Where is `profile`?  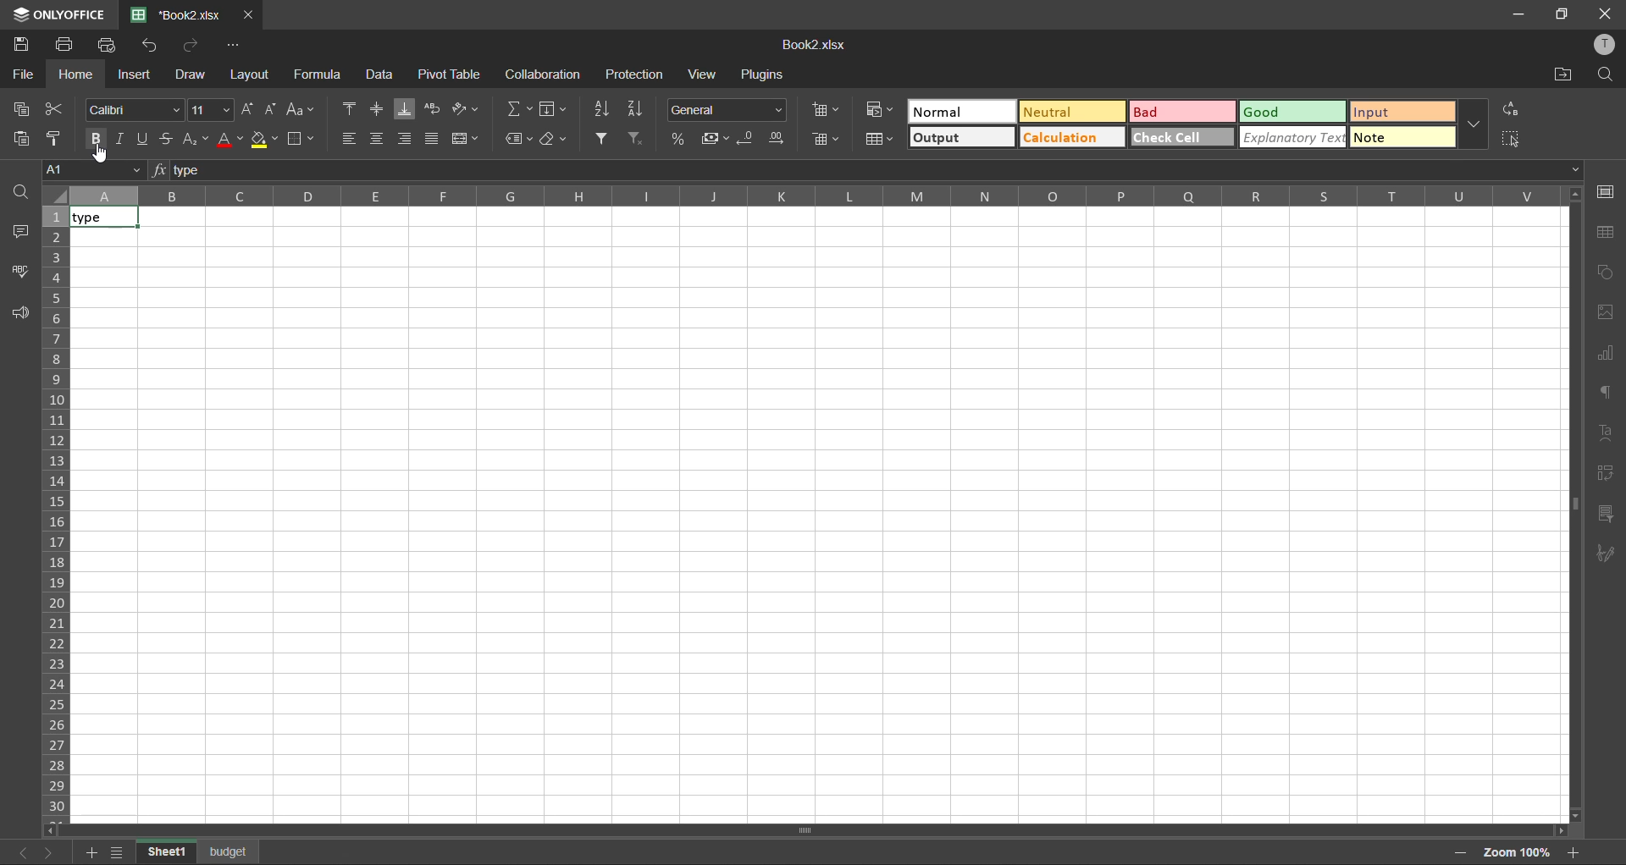 profile is located at coordinates (1610, 45).